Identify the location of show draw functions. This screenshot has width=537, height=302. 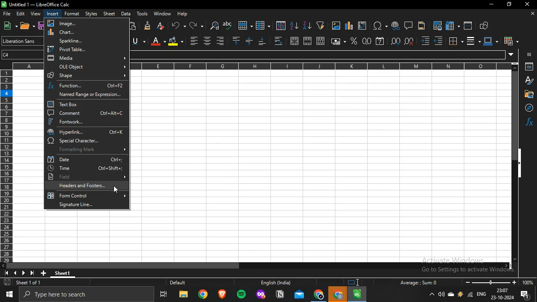
(485, 25).